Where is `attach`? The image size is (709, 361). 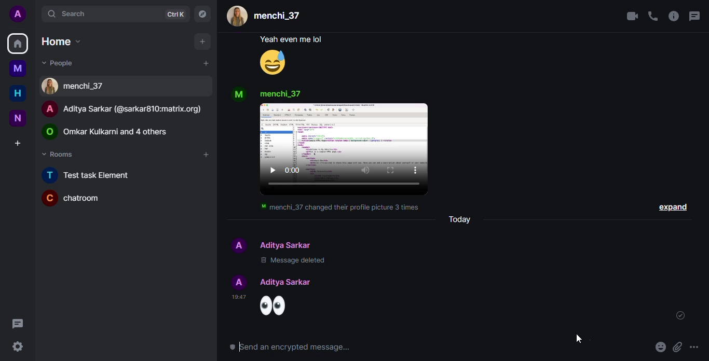
attach is located at coordinates (678, 345).